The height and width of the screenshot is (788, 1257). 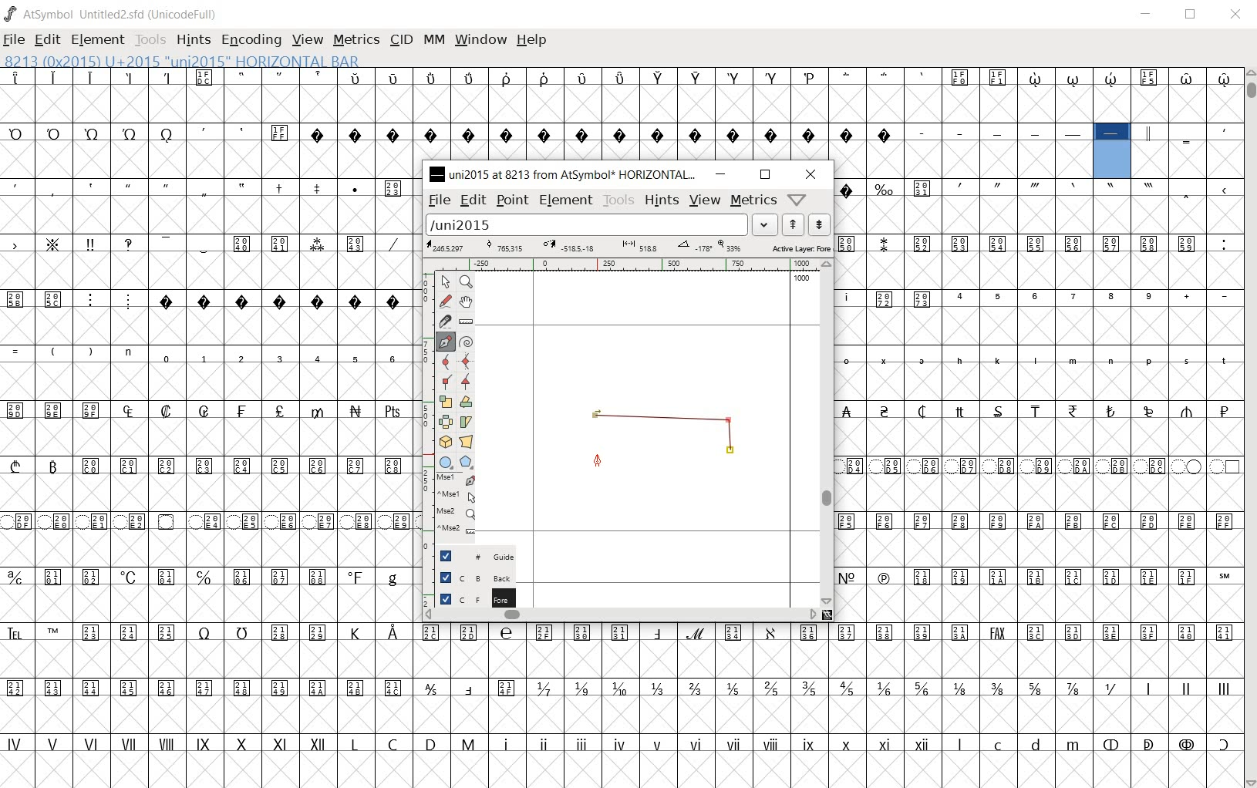 What do you see at coordinates (195, 40) in the screenshot?
I see `HINTS` at bounding box center [195, 40].